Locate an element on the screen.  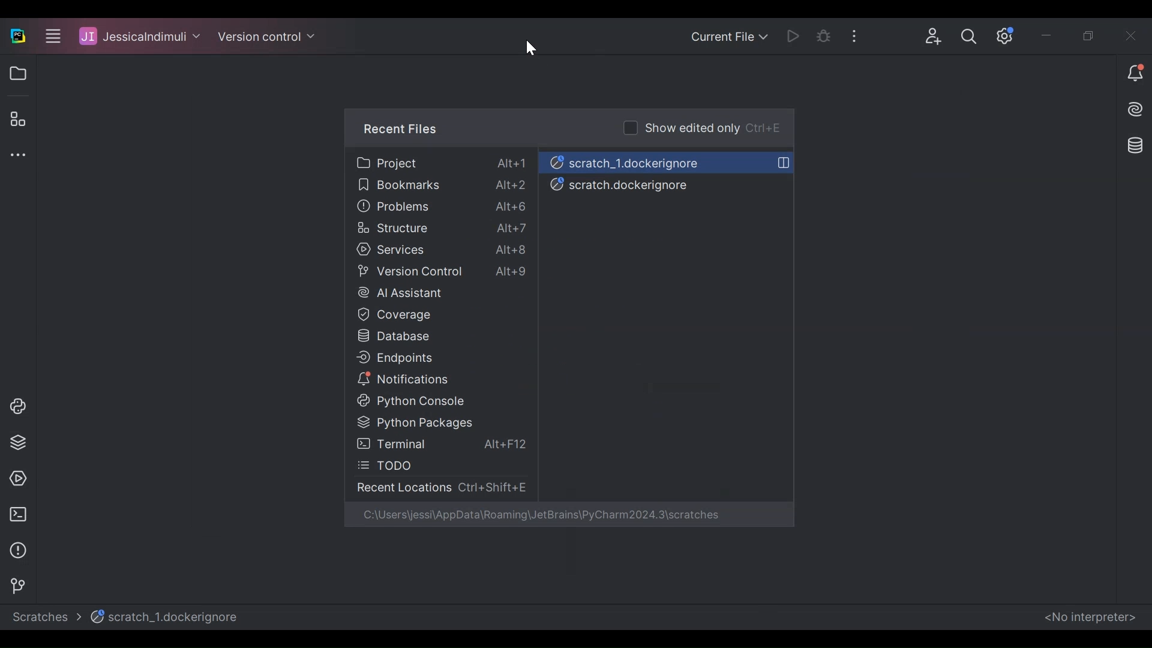
Endpoints is located at coordinates (435, 359).